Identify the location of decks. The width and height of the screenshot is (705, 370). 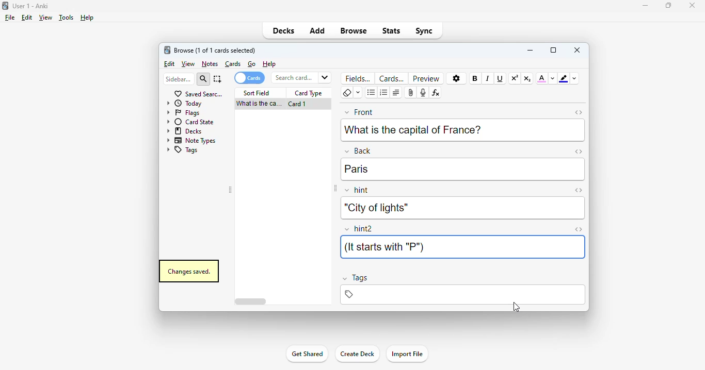
(185, 130).